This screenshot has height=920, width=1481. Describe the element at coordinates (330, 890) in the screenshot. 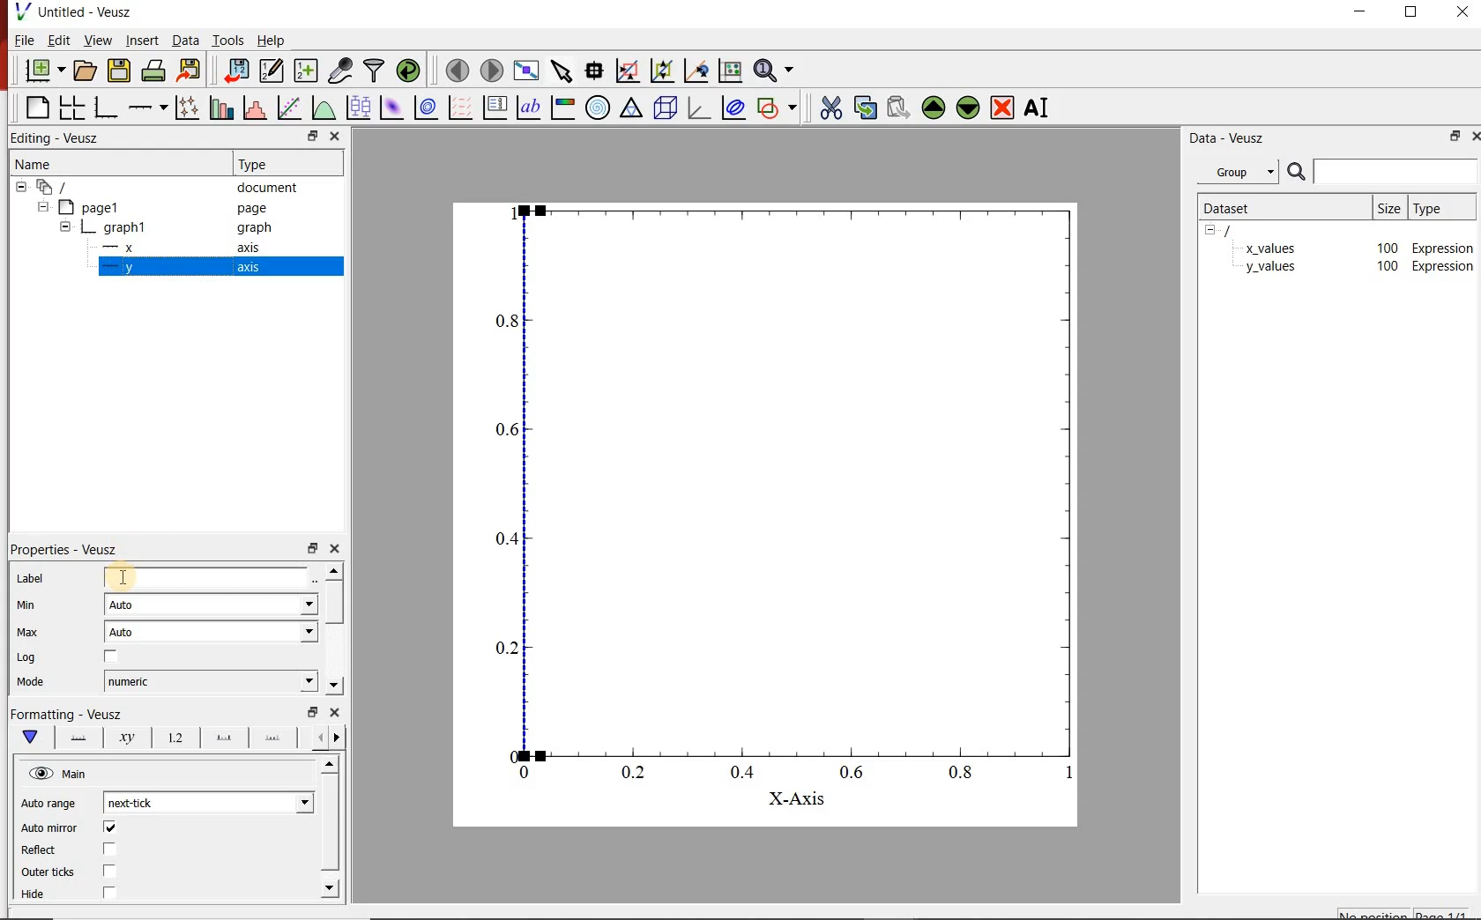

I see `move down` at that location.